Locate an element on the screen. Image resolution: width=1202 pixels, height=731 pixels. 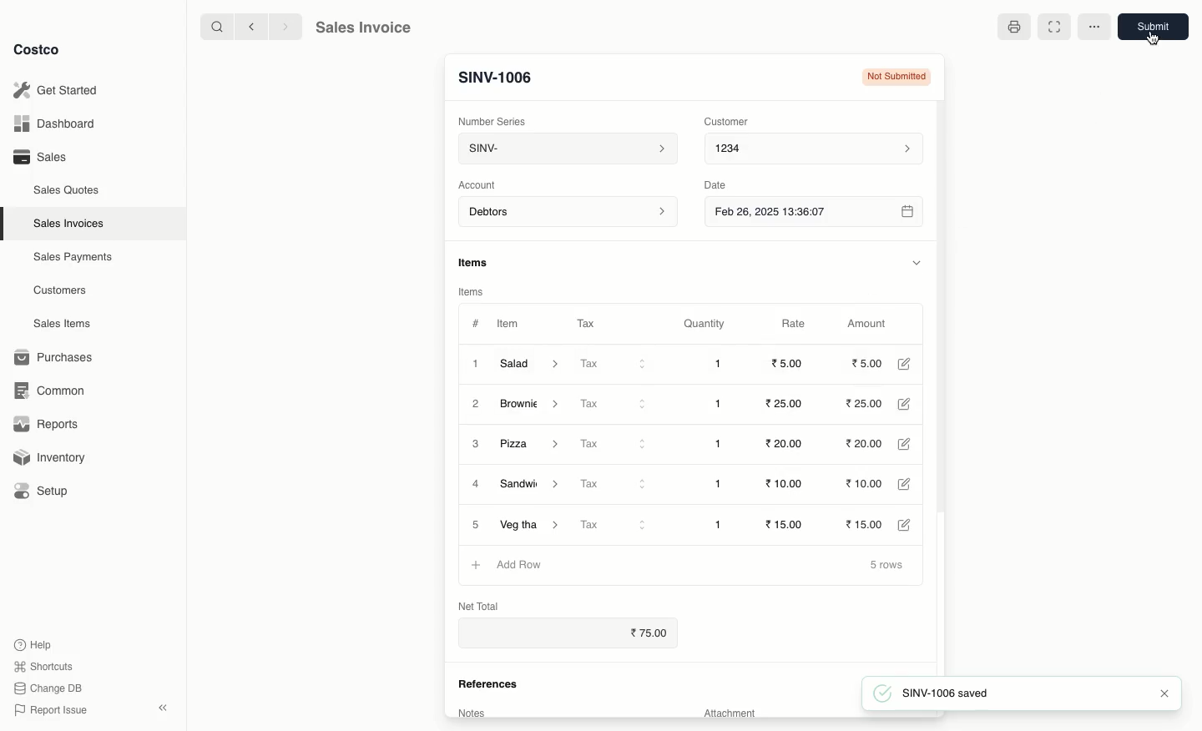
3 is located at coordinates (477, 444).